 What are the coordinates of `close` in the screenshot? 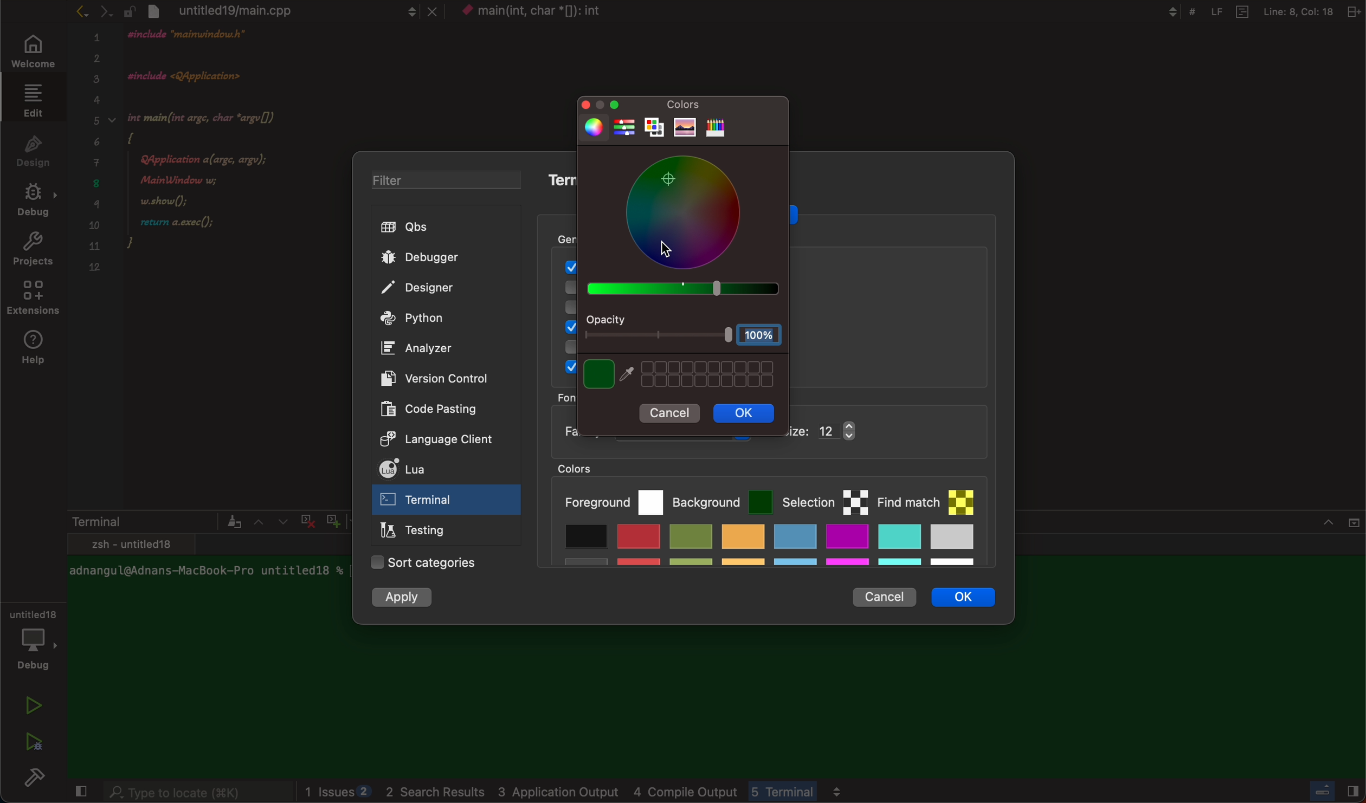 It's located at (79, 793).